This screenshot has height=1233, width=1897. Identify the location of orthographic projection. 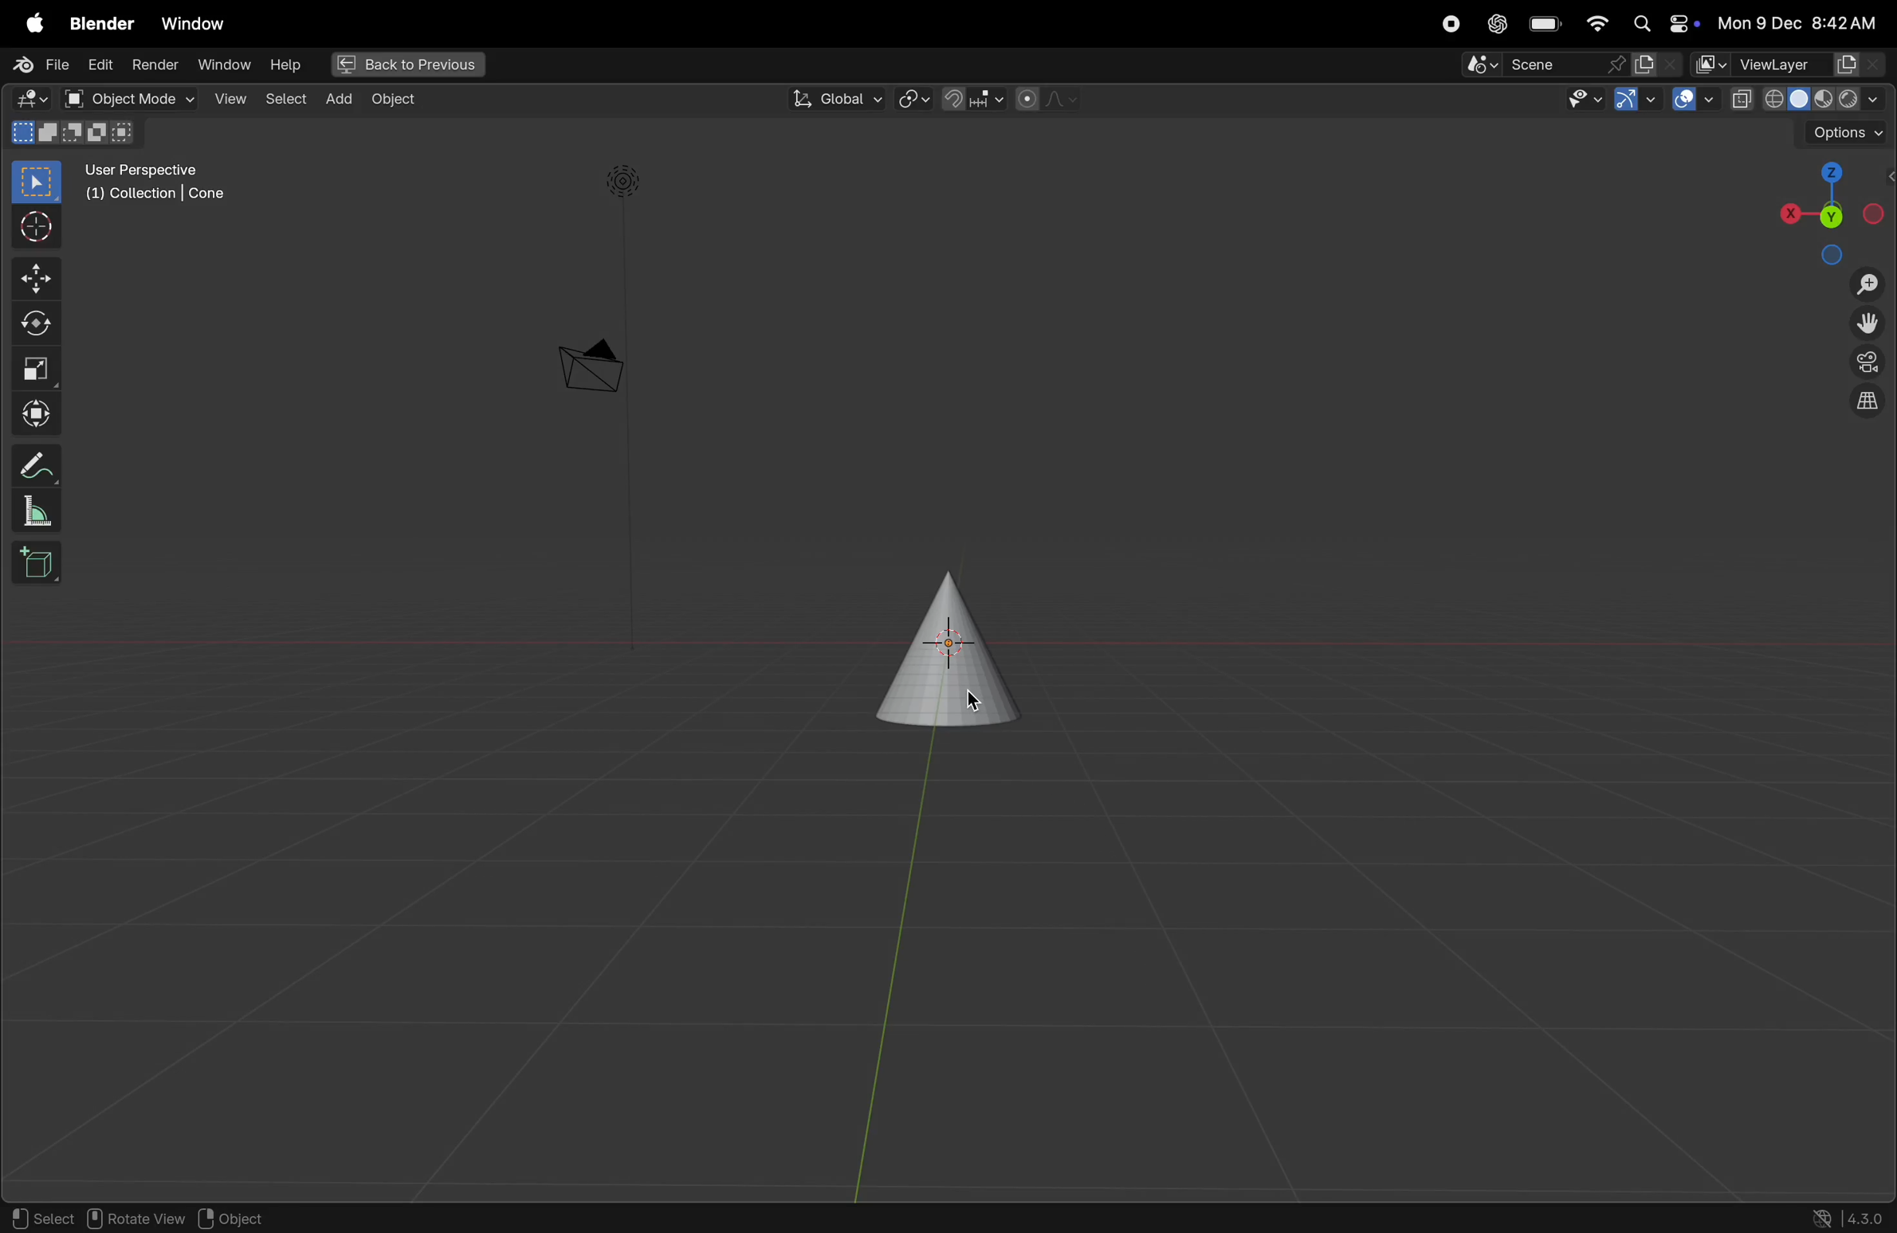
(1870, 401).